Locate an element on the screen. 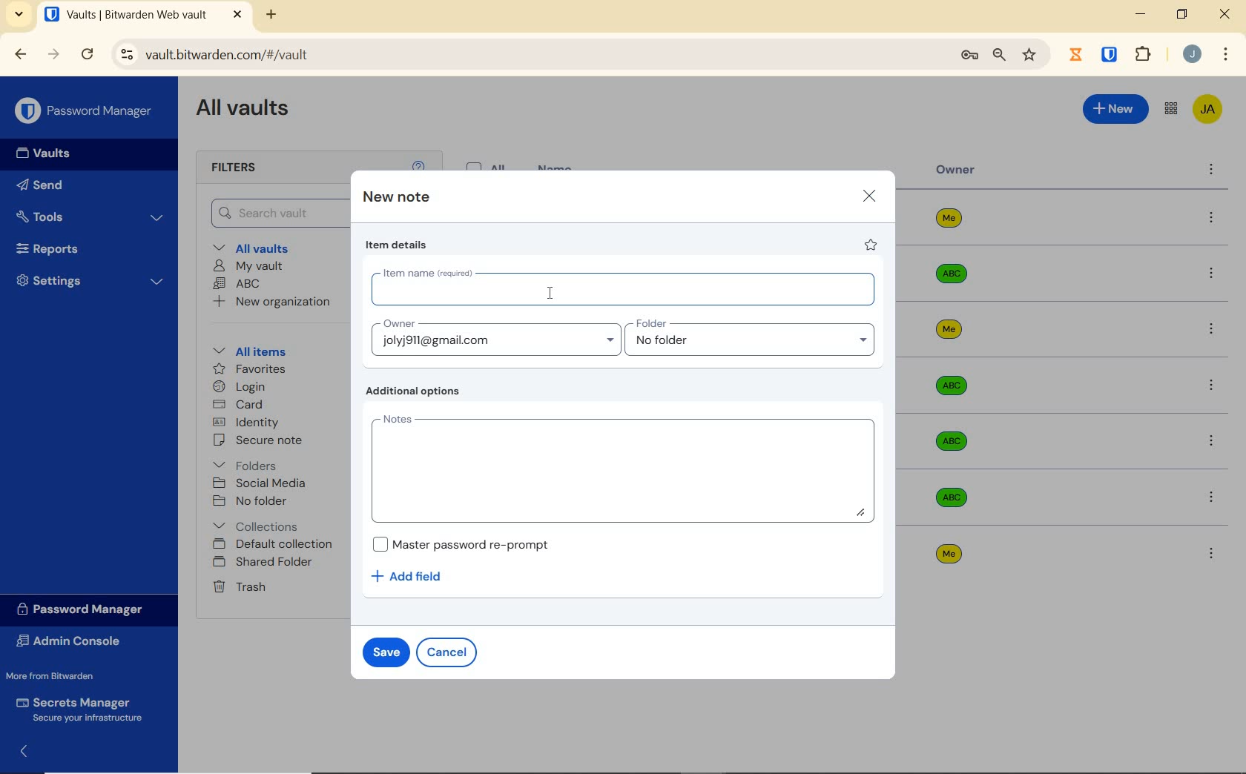  owner is located at coordinates (956, 171).